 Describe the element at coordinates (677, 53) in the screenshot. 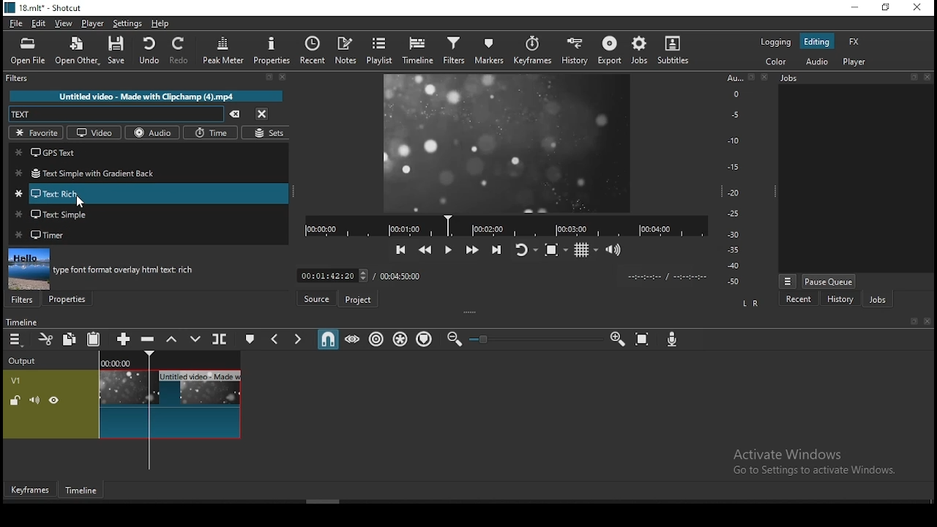

I see `subtitles` at that location.